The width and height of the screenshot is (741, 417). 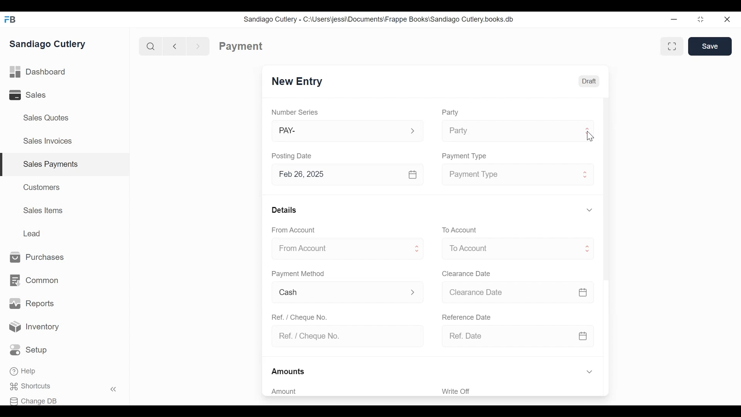 What do you see at coordinates (418, 249) in the screenshot?
I see `Expand` at bounding box center [418, 249].